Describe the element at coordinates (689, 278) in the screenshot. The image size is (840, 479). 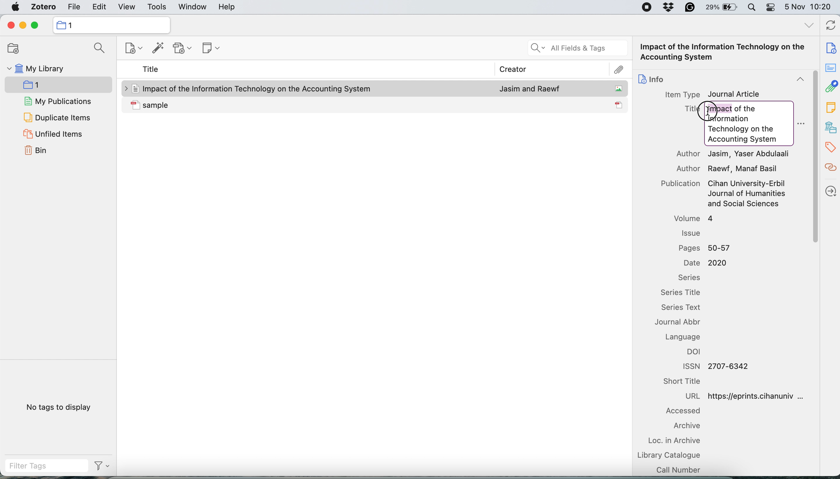
I see `series` at that location.